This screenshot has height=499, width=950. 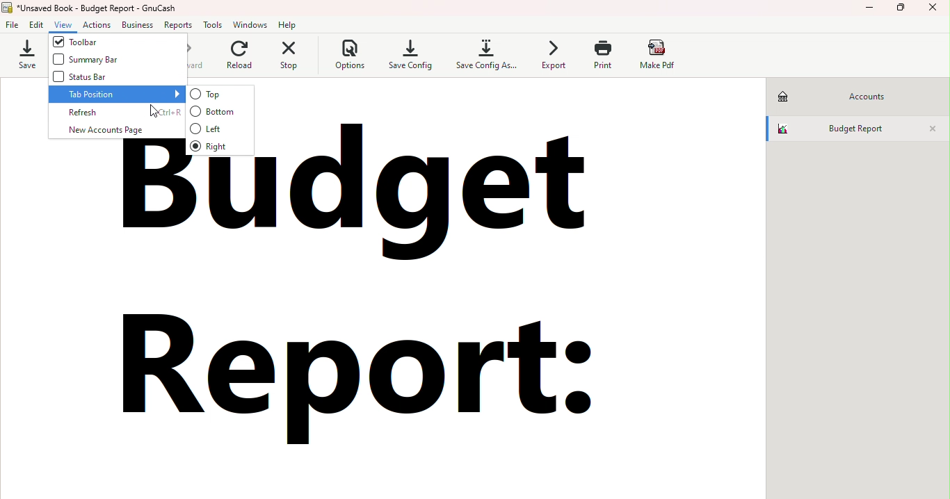 What do you see at coordinates (138, 24) in the screenshot?
I see `Business` at bounding box center [138, 24].